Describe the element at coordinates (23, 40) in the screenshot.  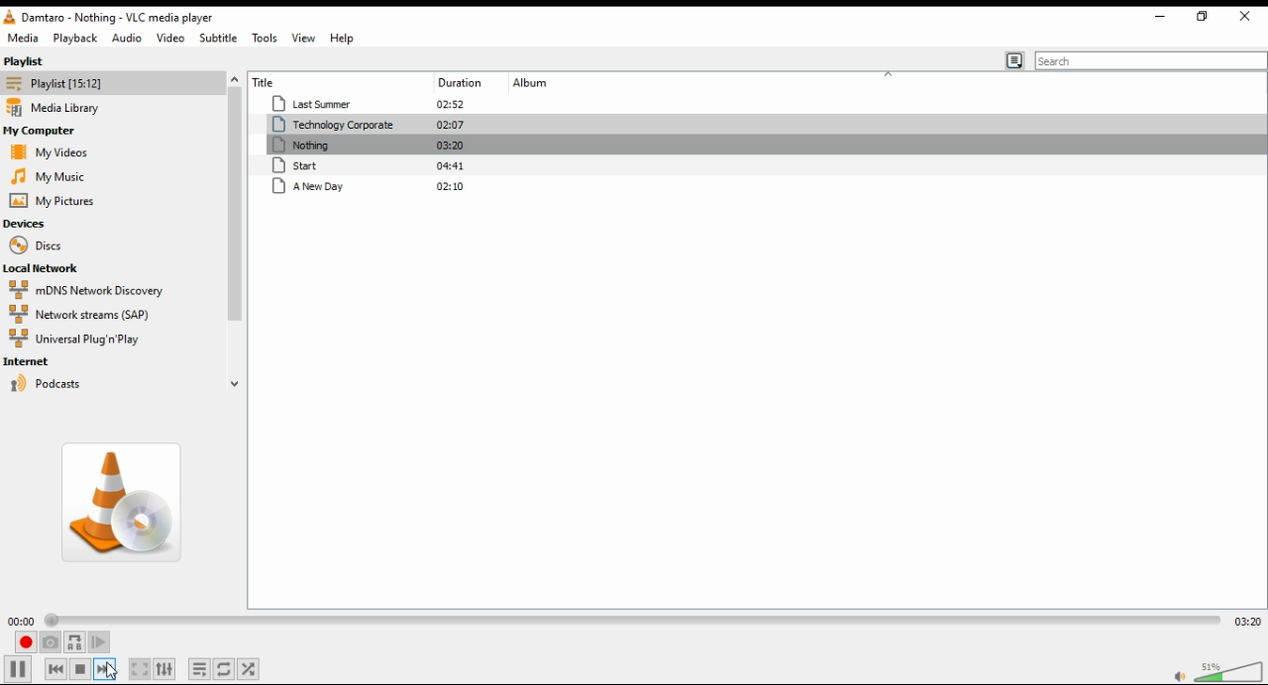
I see `media` at that location.